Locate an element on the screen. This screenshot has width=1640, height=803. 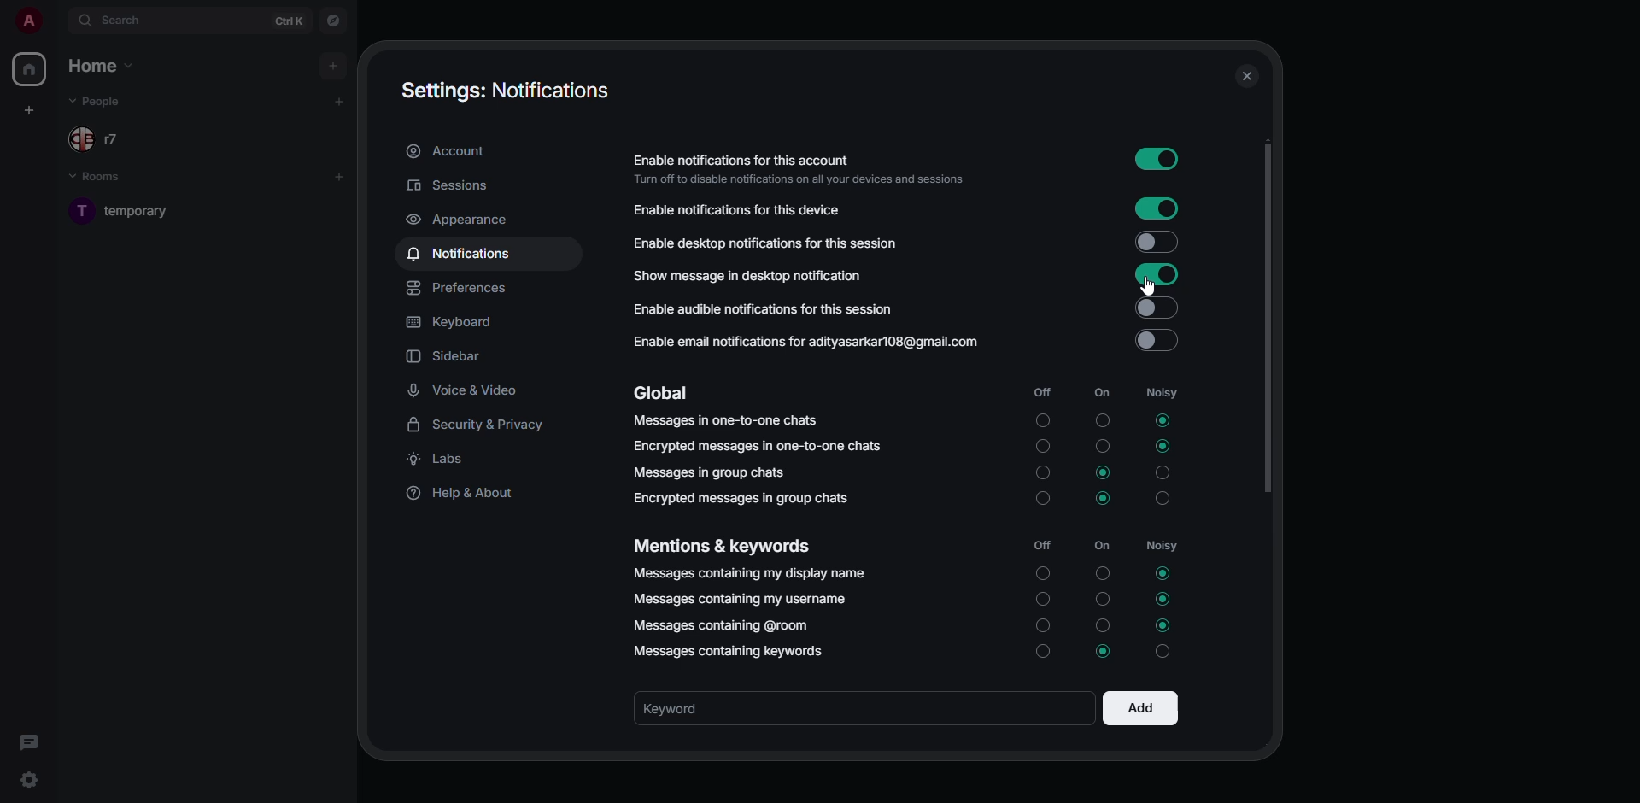
On Unselected is located at coordinates (1106, 598).